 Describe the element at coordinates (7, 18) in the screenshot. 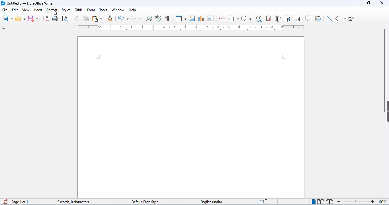

I see `new` at that location.